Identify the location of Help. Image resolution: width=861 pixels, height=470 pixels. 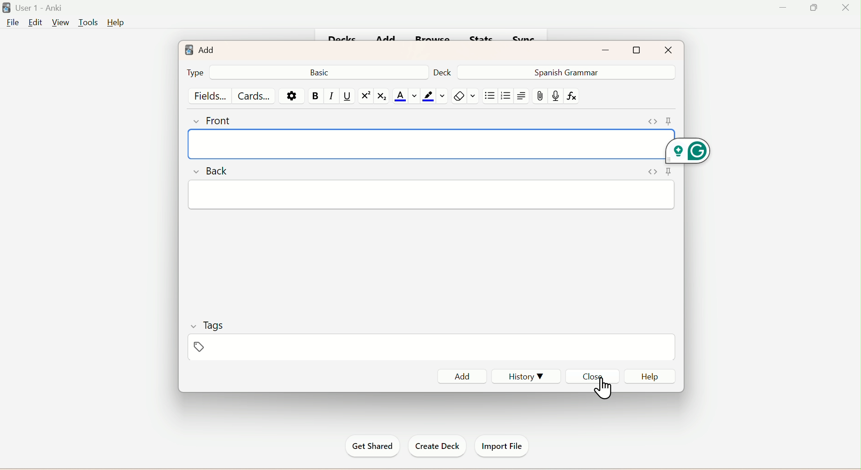
(649, 376).